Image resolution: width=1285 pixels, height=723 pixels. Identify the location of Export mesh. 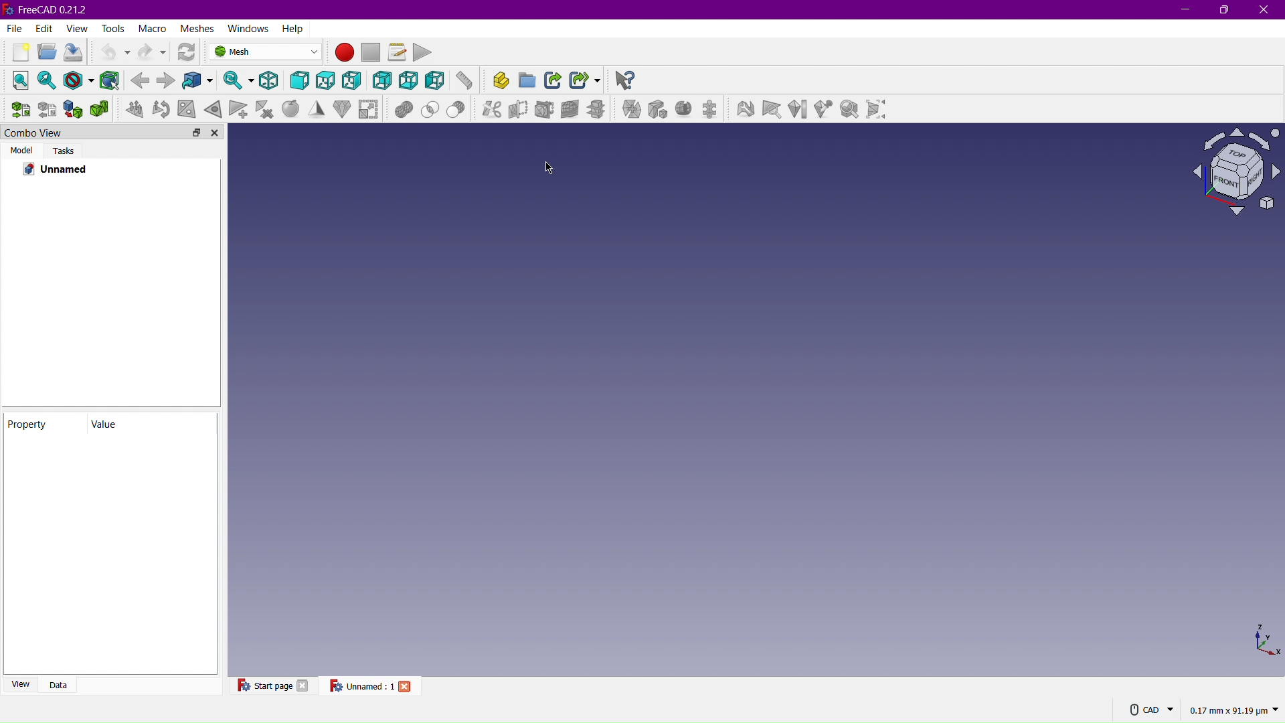
(48, 108).